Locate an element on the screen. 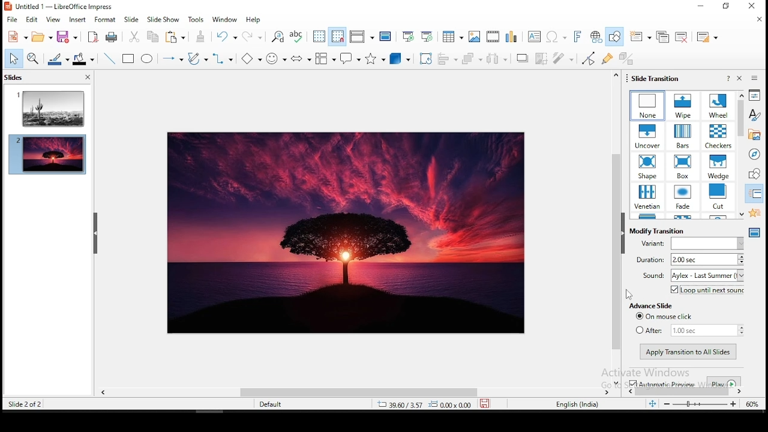 The height and width of the screenshot is (432, 768). slide 1 is located at coordinates (49, 109).